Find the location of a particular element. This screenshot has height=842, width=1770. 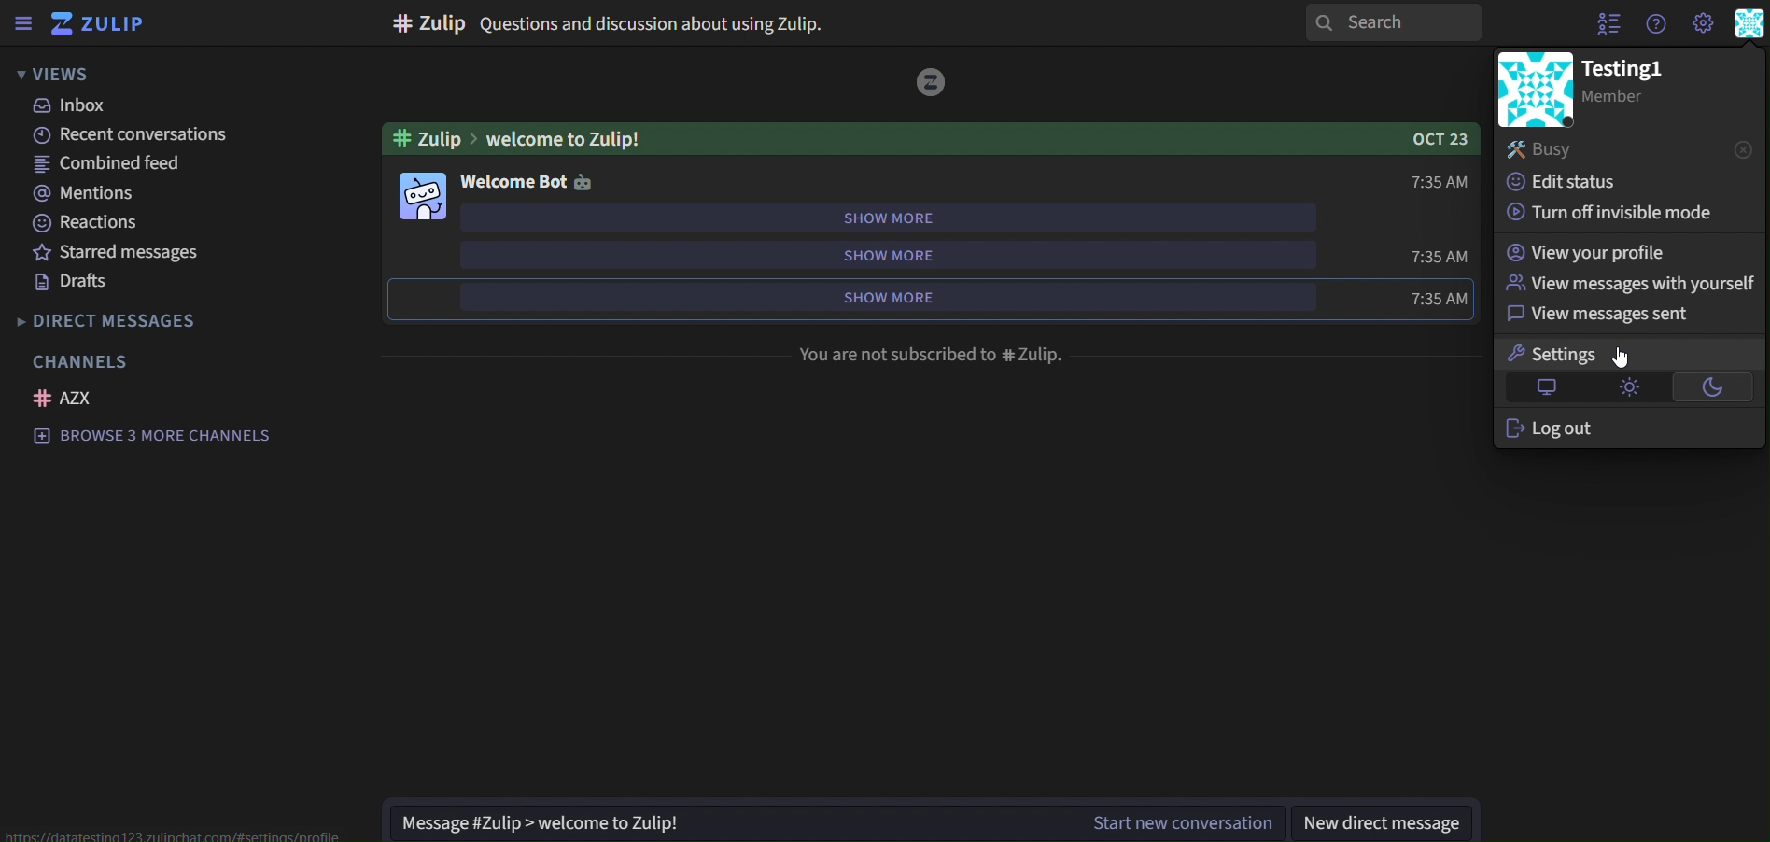

inbox is located at coordinates (91, 105).